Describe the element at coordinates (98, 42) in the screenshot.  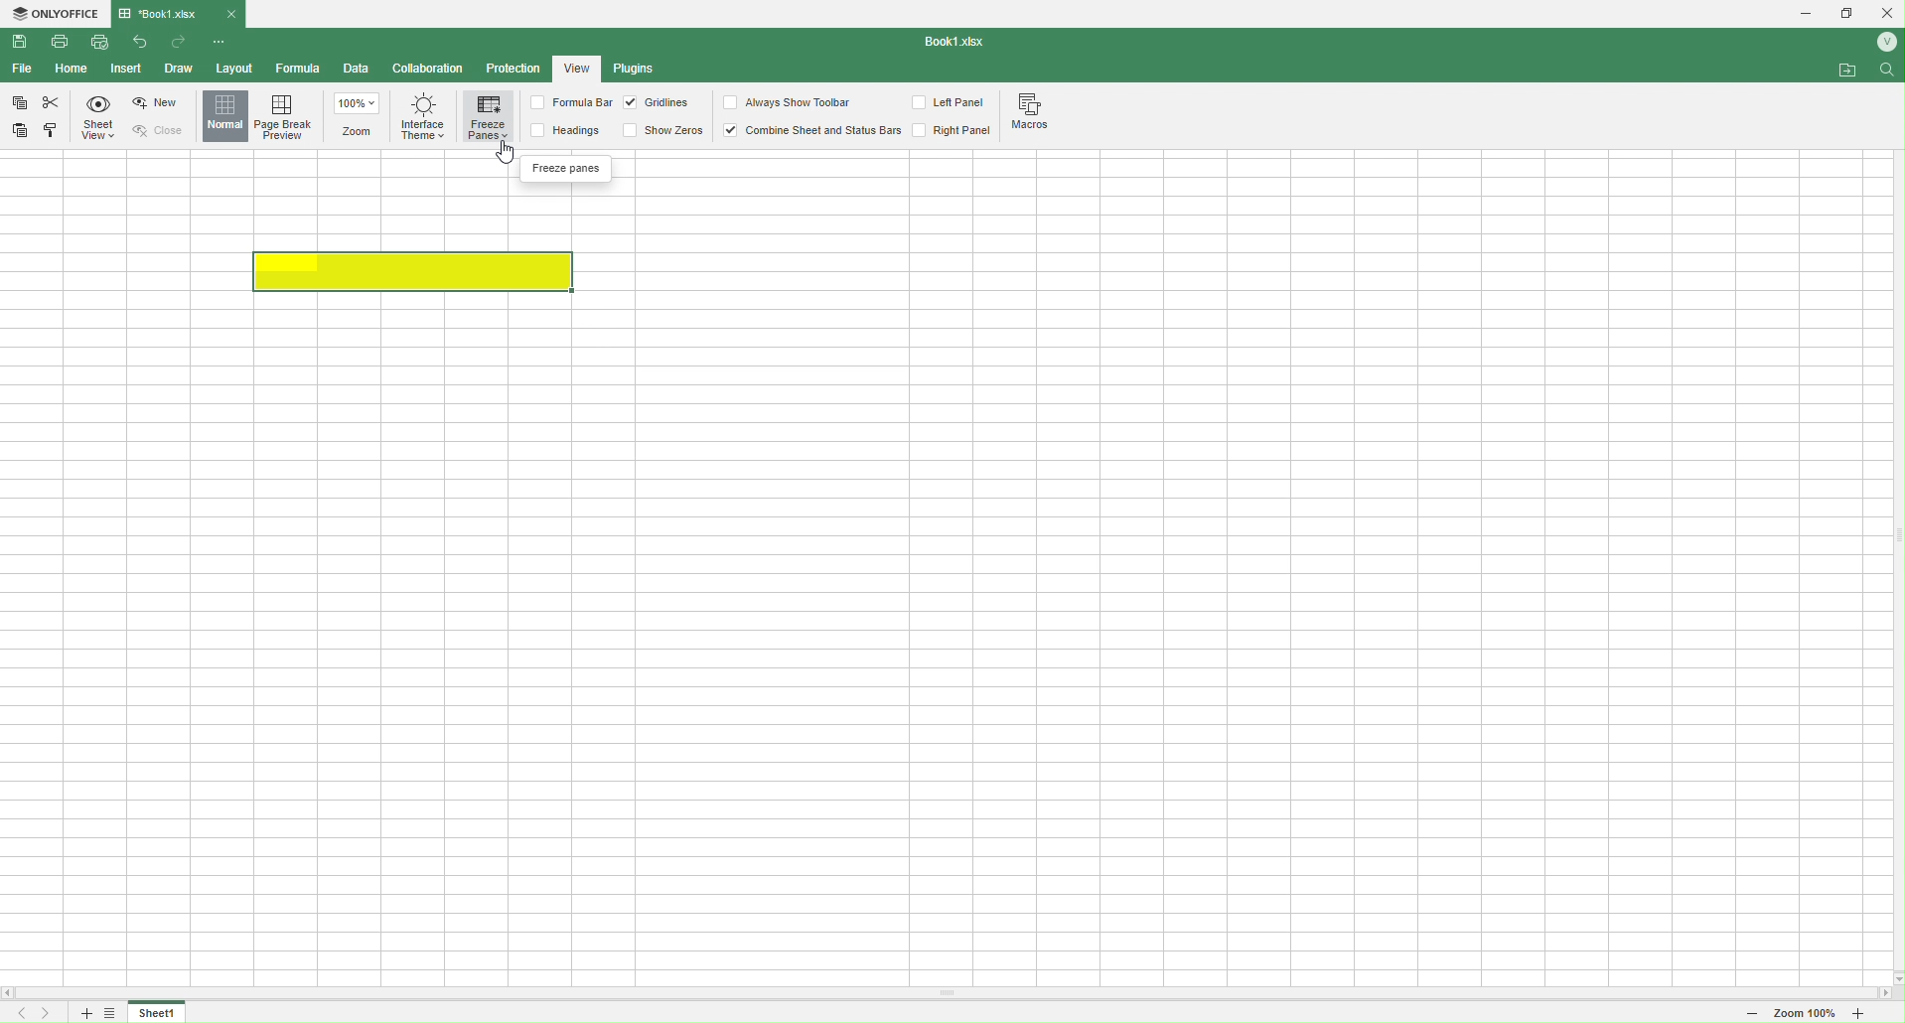
I see `Quick print` at that location.